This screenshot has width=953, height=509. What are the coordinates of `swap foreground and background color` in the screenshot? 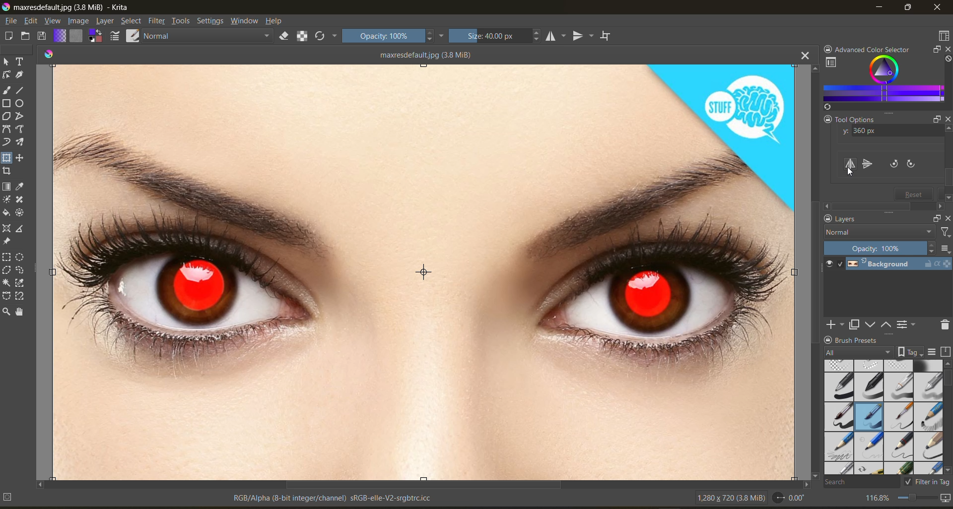 It's located at (96, 36).